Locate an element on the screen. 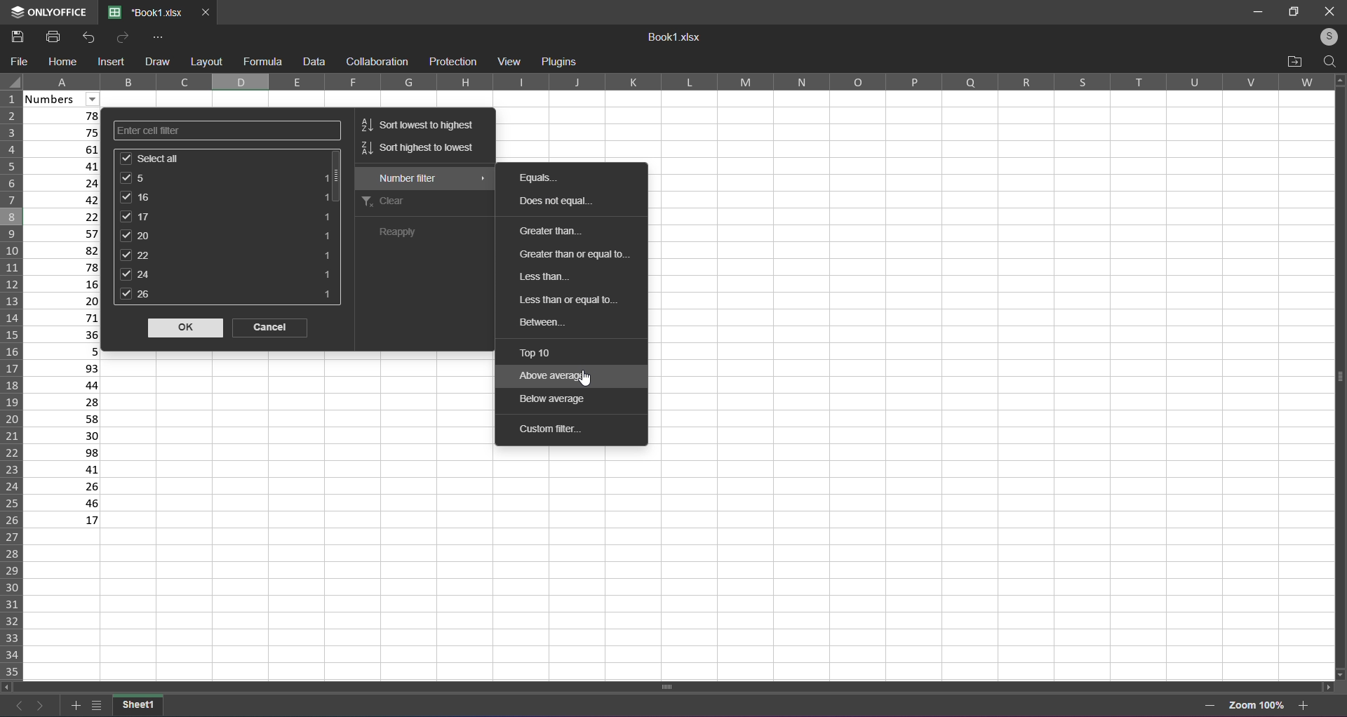  search is located at coordinates (1329, 62).